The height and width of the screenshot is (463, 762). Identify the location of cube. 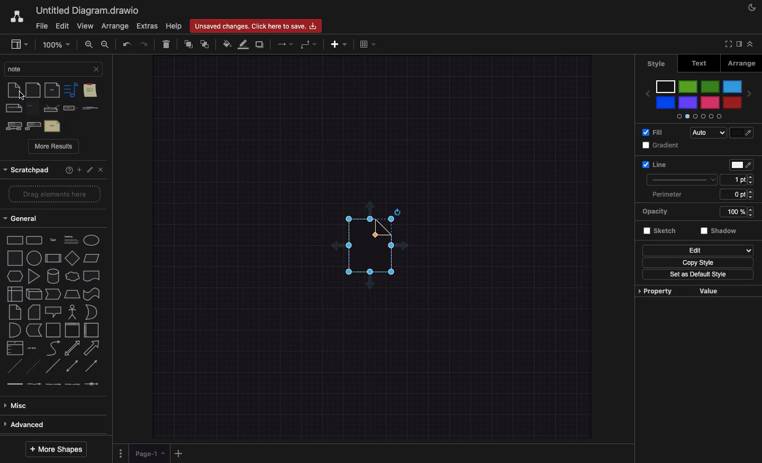
(34, 294).